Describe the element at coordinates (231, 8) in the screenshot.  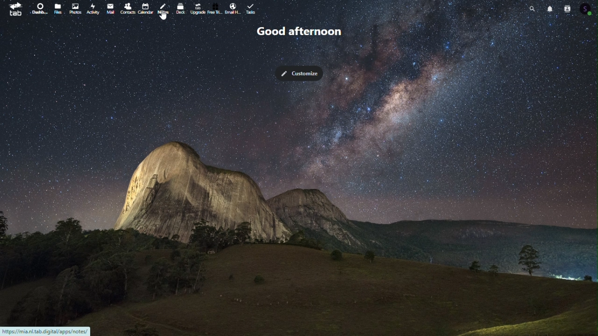
I see `email handling` at that location.